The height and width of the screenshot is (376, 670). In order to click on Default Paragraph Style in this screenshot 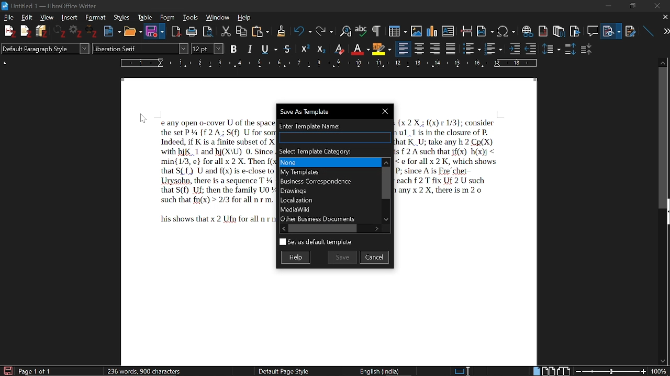, I will do `click(44, 50)`.